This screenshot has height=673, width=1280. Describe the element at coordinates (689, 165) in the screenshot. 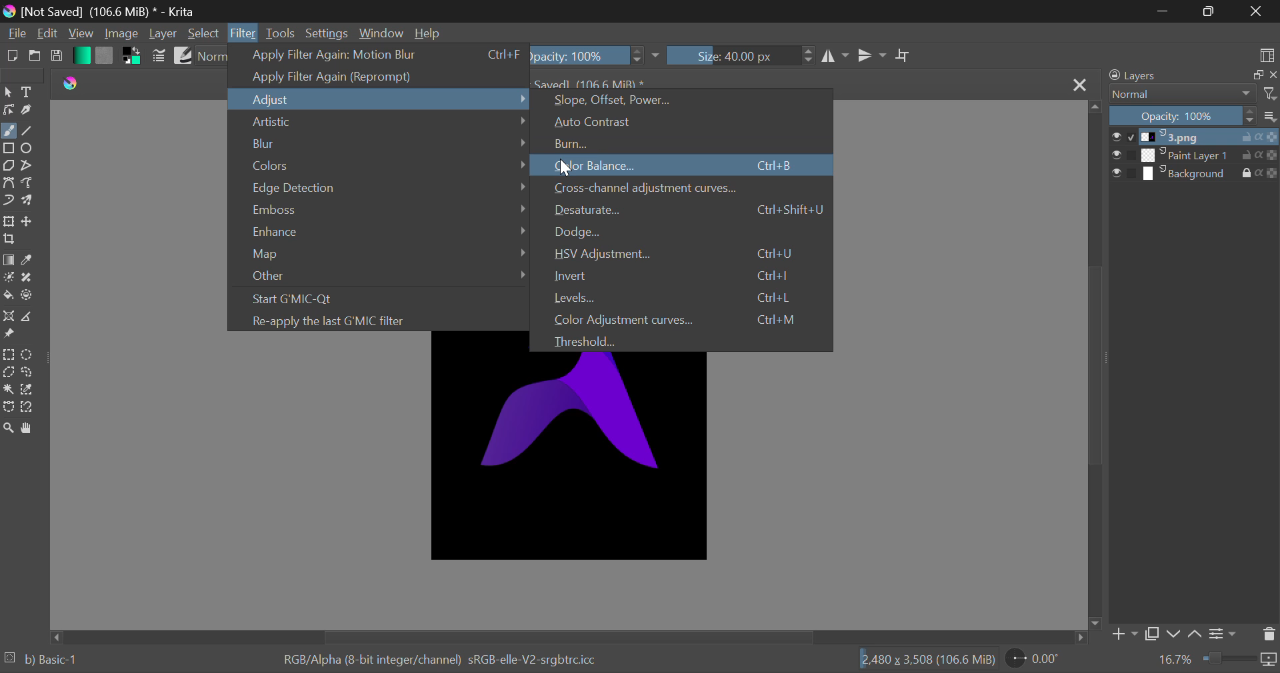

I see `Color Balance` at that location.